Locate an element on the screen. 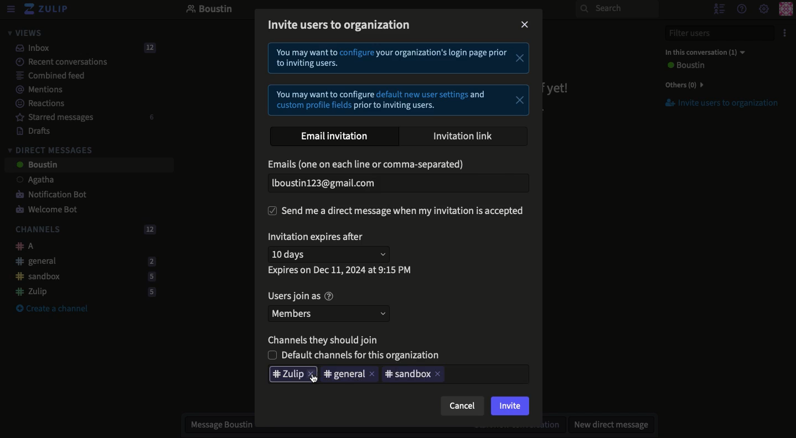 The width and height of the screenshot is (796, 438). general is located at coordinates (345, 375).